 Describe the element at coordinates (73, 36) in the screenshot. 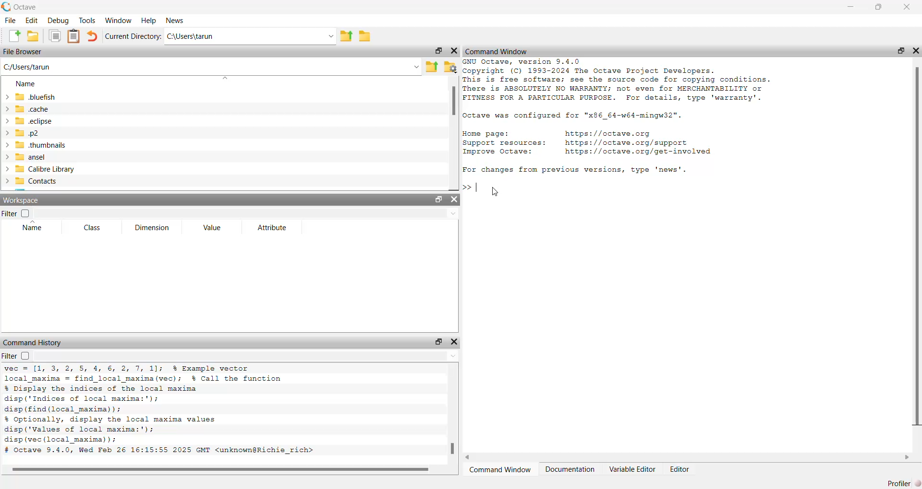

I see `Paste` at that location.